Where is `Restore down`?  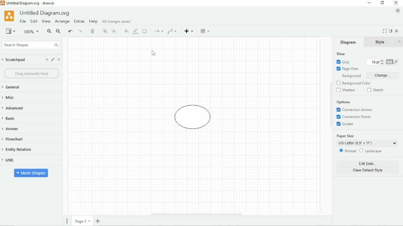
Restore down is located at coordinates (382, 3).